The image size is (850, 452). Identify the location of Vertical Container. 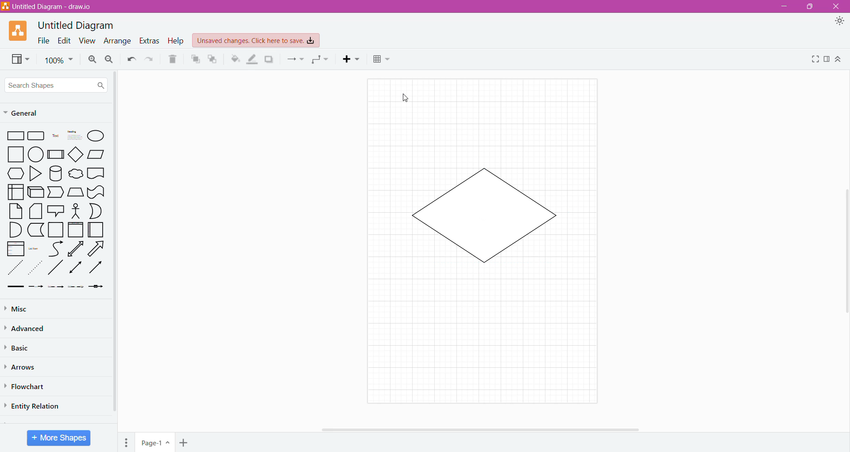
(75, 230).